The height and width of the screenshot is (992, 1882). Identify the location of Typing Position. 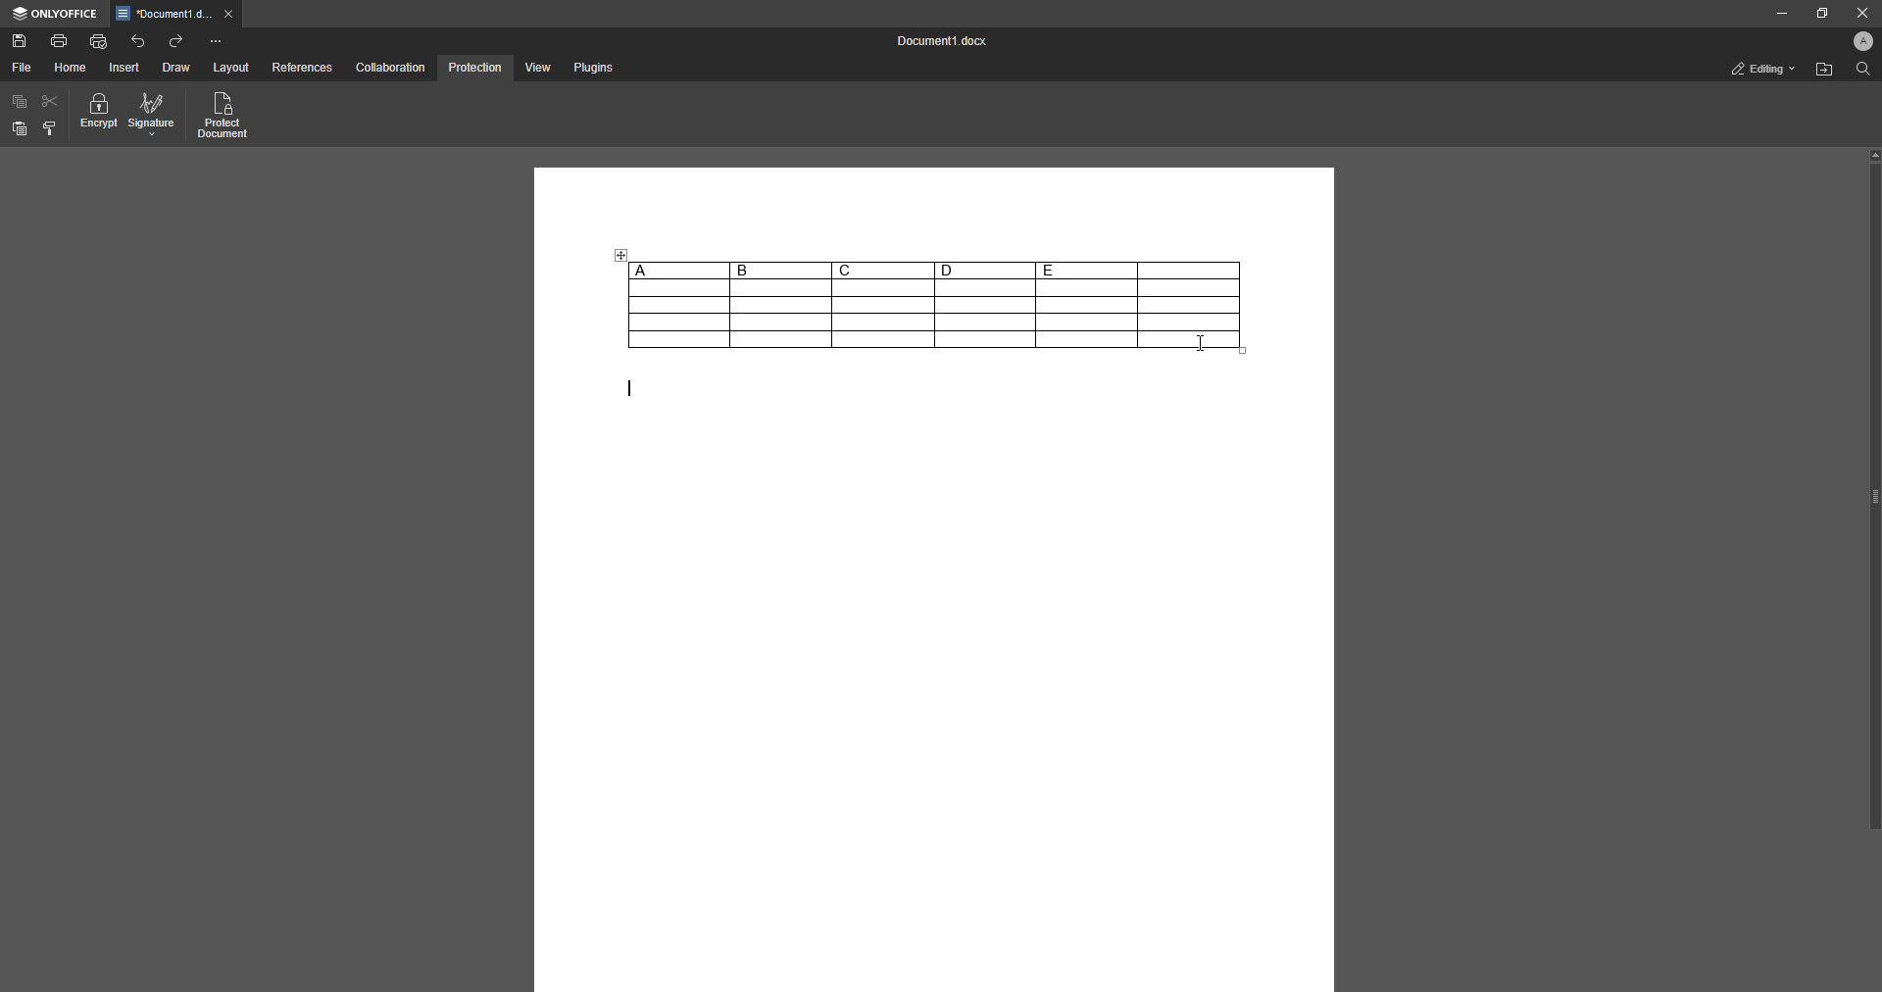
(623, 392).